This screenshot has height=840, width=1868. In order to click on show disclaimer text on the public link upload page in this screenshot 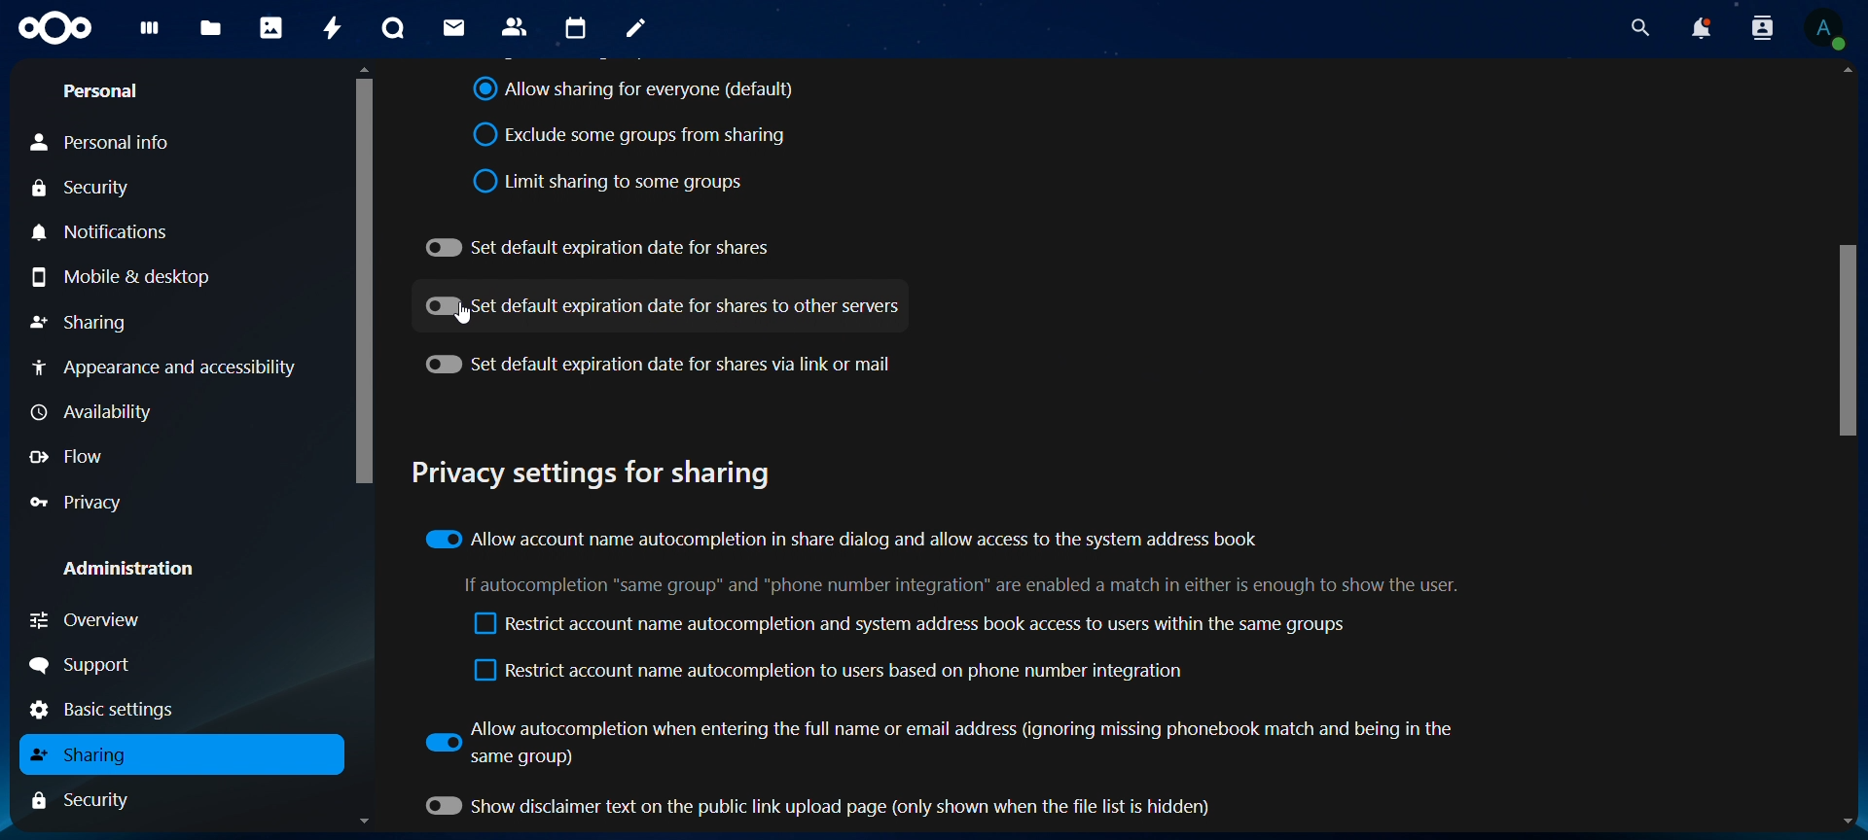, I will do `click(828, 808)`.